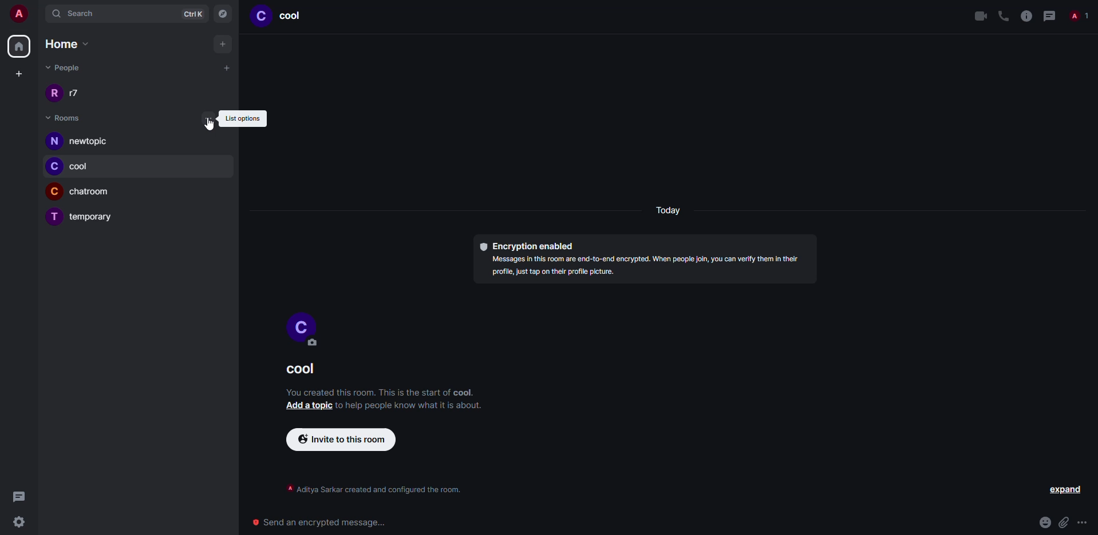 The image size is (1098, 535). I want to click on home, so click(68, 45).